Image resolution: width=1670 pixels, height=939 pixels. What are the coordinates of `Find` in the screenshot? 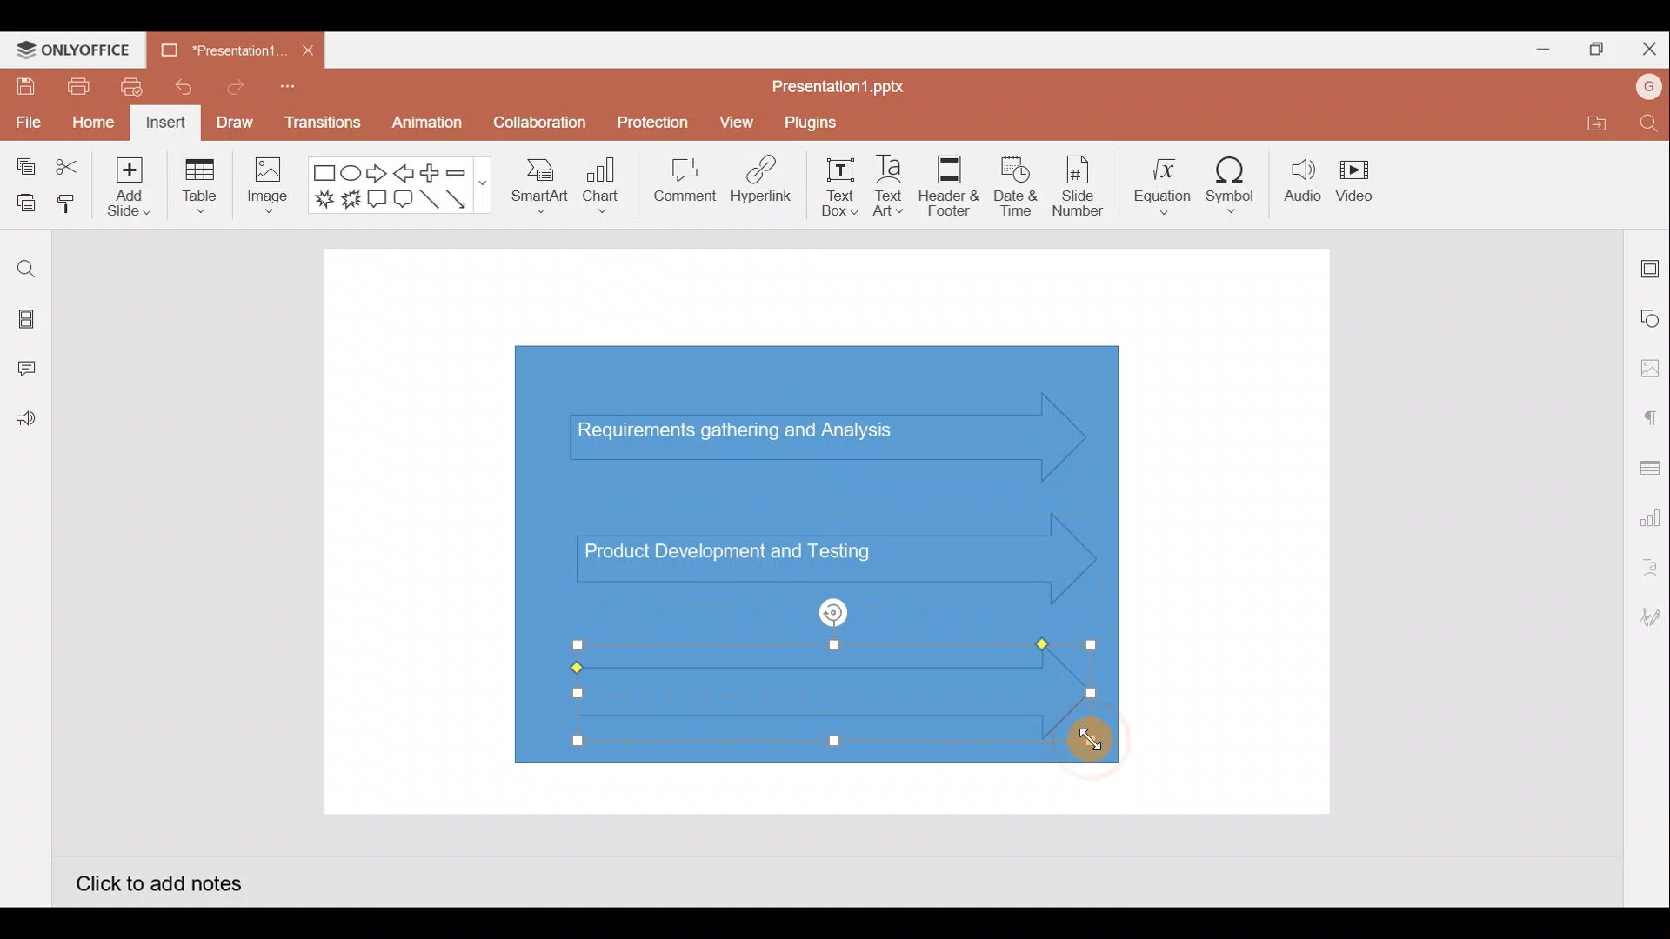 It's located at (1651, 123).